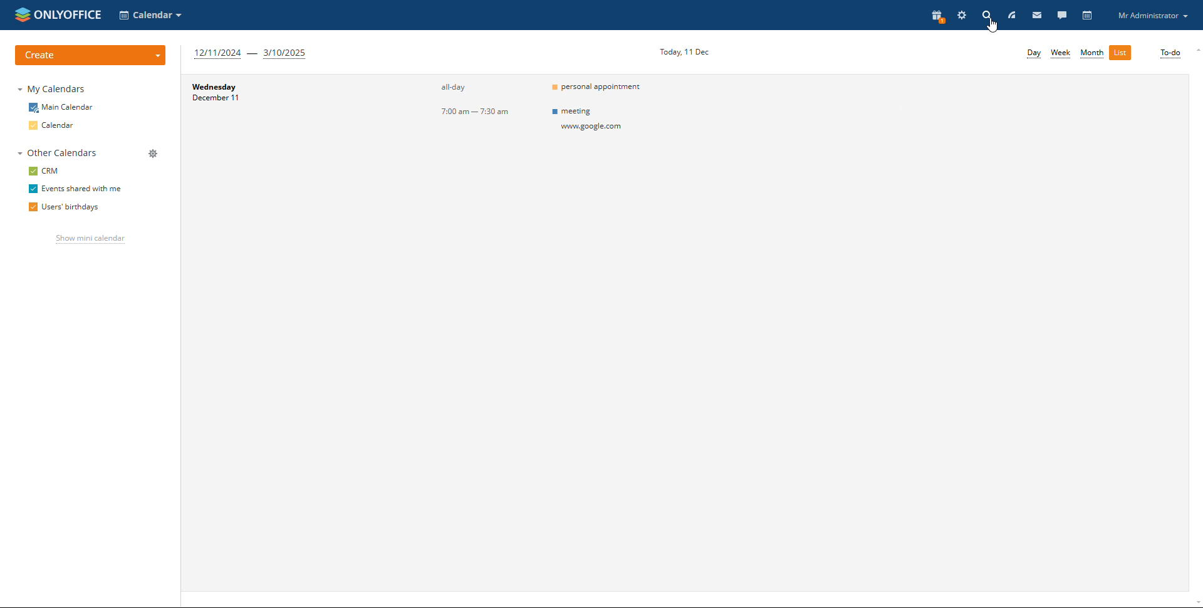  What do you see at coordinates (251, 54) in the screenshot?
I see `12/11/2024 - 3/10/2025` at bounding box center [251, 54].